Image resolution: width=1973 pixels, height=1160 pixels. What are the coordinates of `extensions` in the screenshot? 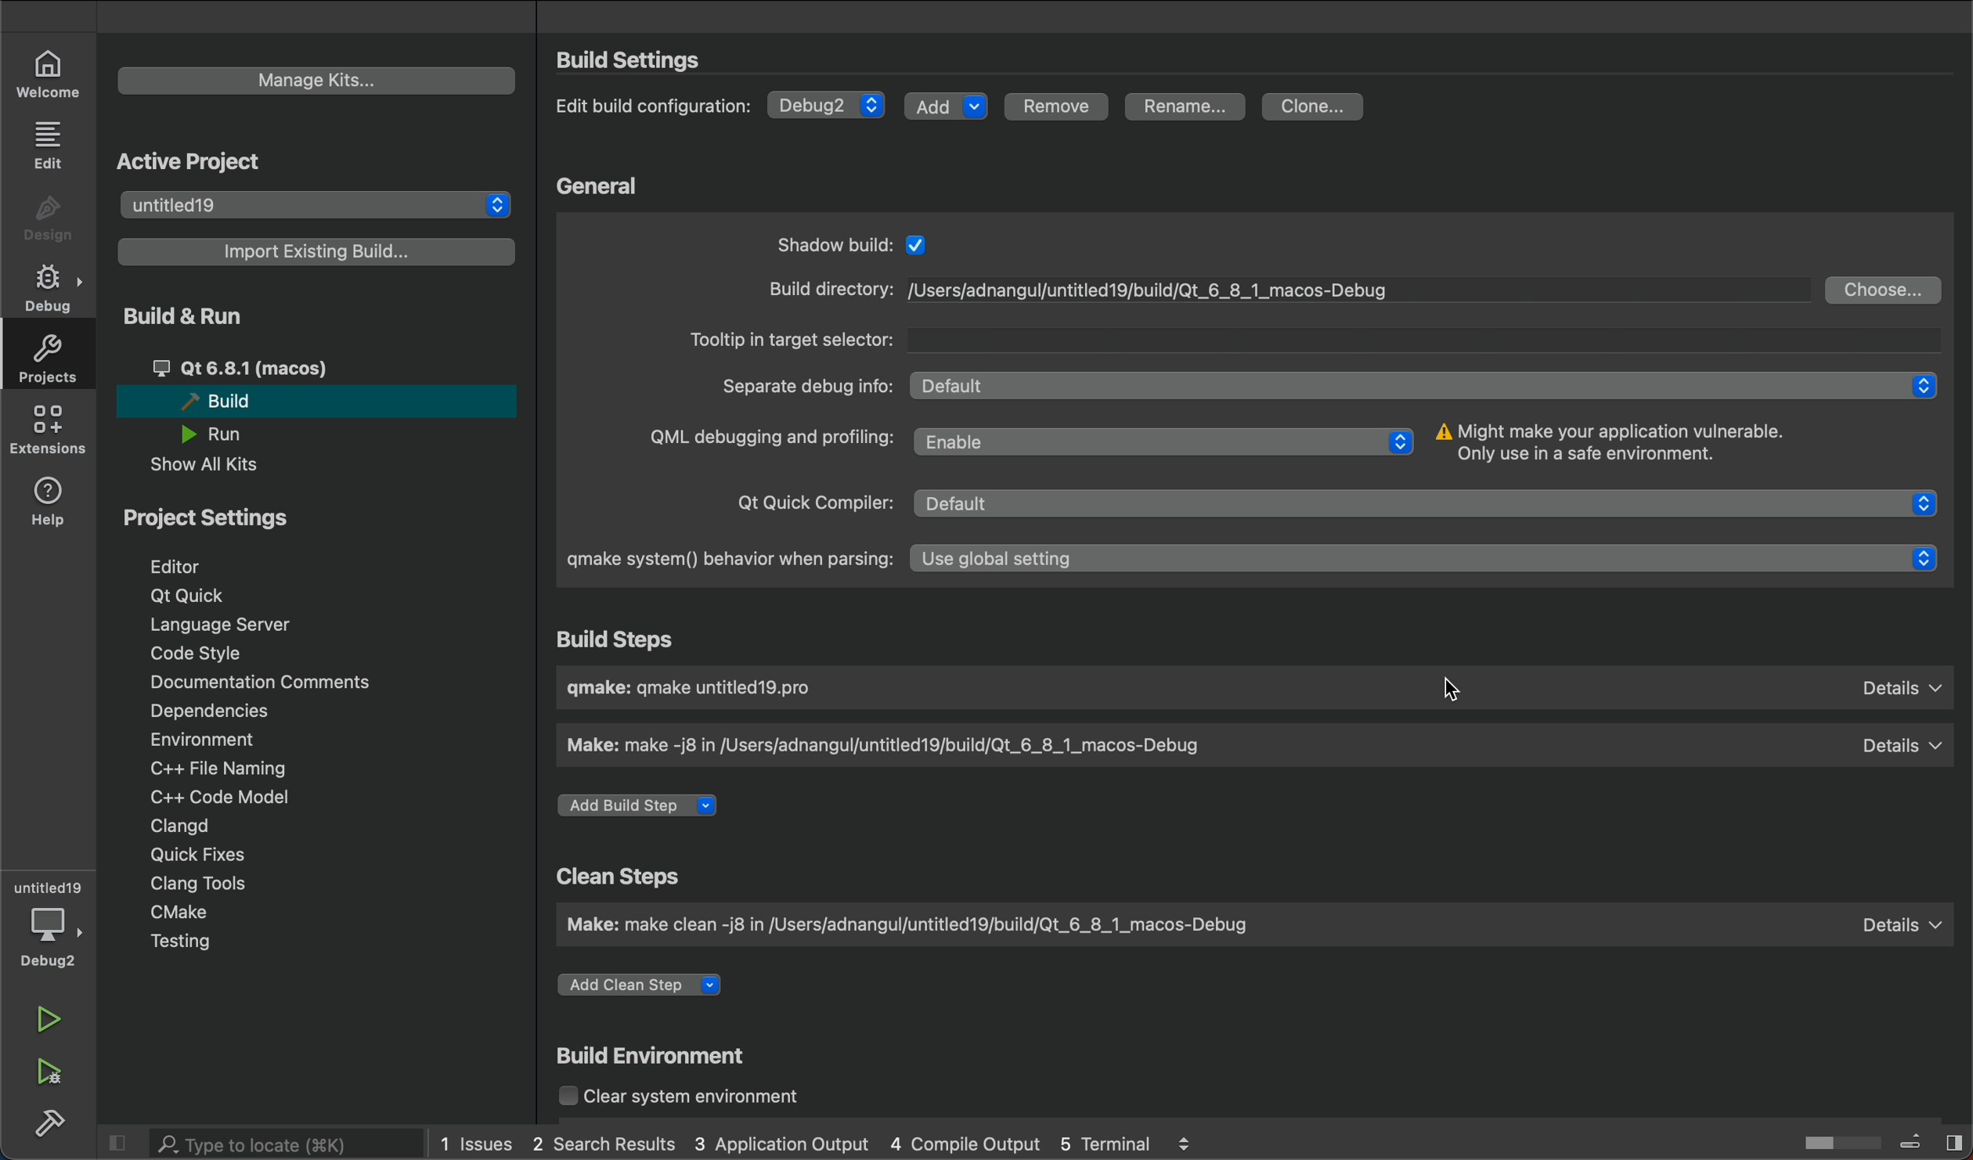 It's located at (47, 429).